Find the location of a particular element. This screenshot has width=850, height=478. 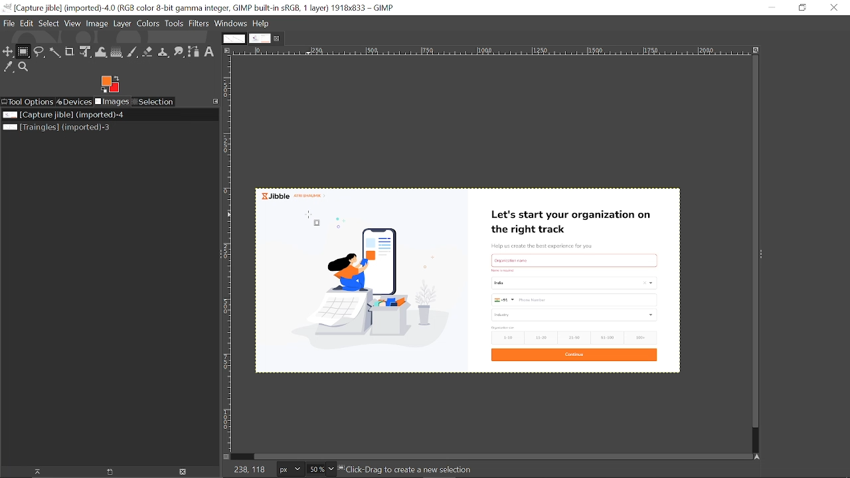

Click-drag to create a new selection is located at coordinates (406, 469).